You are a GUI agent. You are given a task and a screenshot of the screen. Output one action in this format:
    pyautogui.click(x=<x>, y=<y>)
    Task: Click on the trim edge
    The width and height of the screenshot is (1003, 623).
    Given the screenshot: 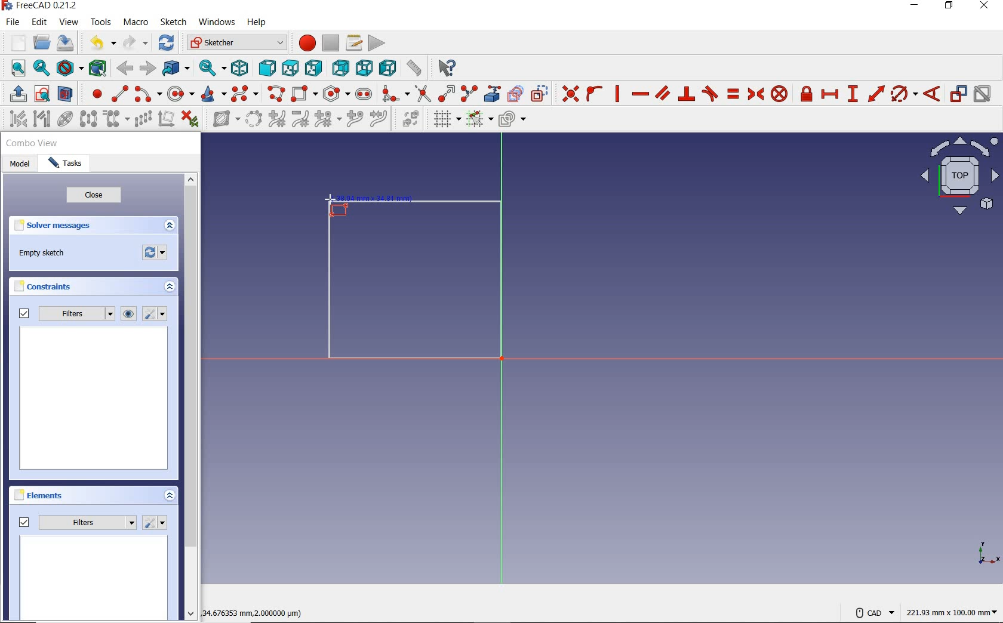 What is the action you would take?
    pyautogui.click(x=422, y=94)
    